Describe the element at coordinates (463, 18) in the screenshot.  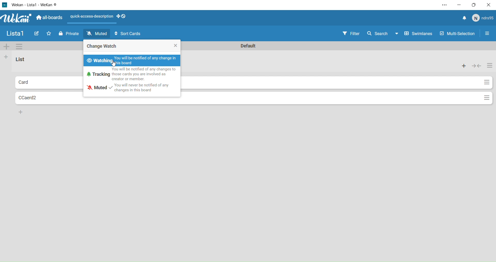
I see `Notifications` at that location.